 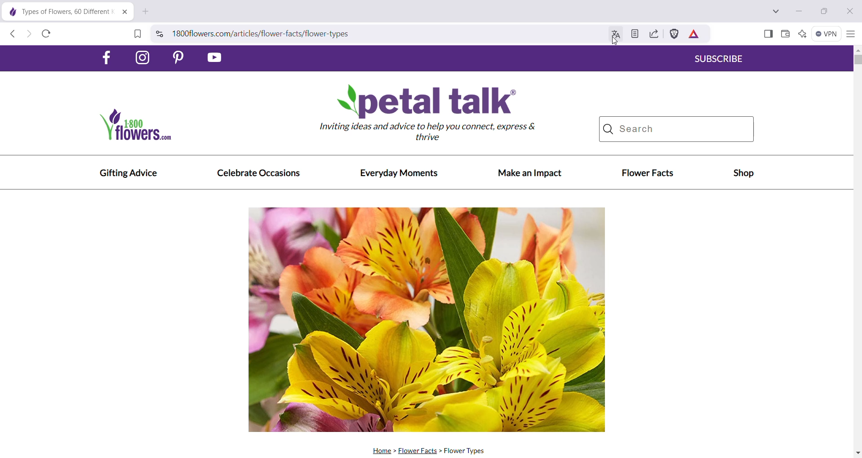 I want to click on Click to go back, hold to see history, so click(x=14, y=34).